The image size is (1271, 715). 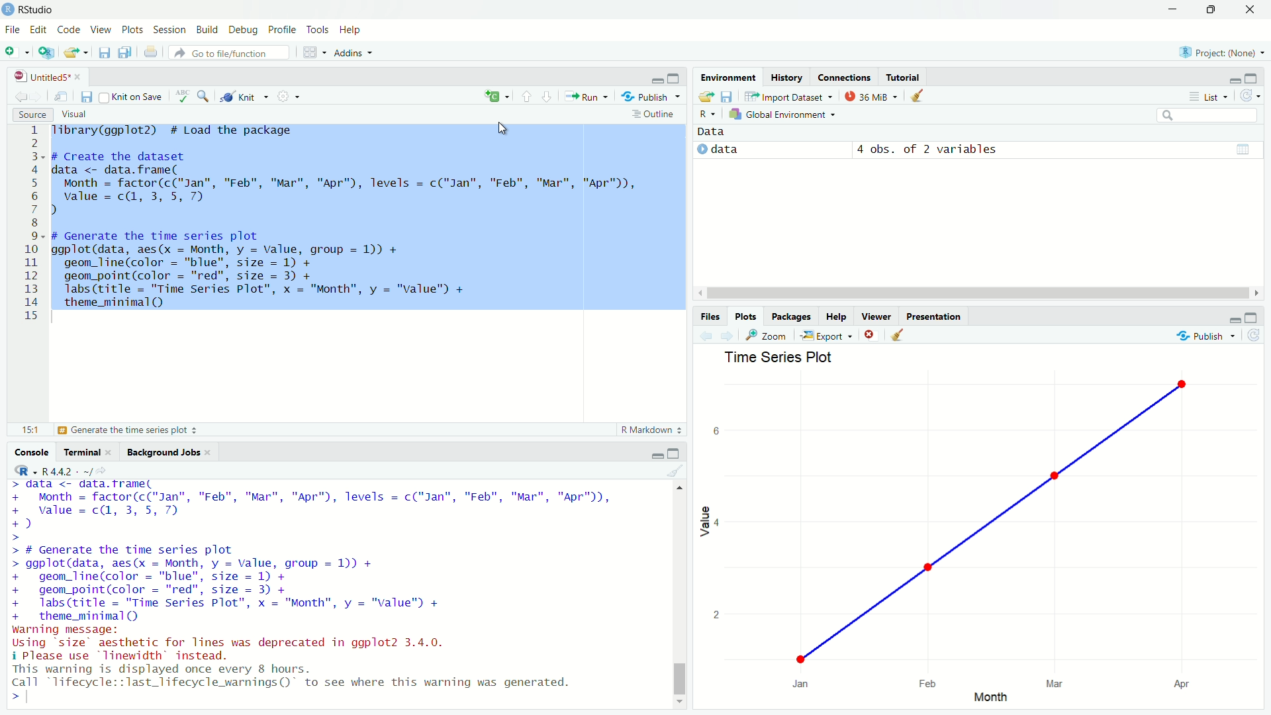 I want to click on time series plot, so click(x=777, y=357).